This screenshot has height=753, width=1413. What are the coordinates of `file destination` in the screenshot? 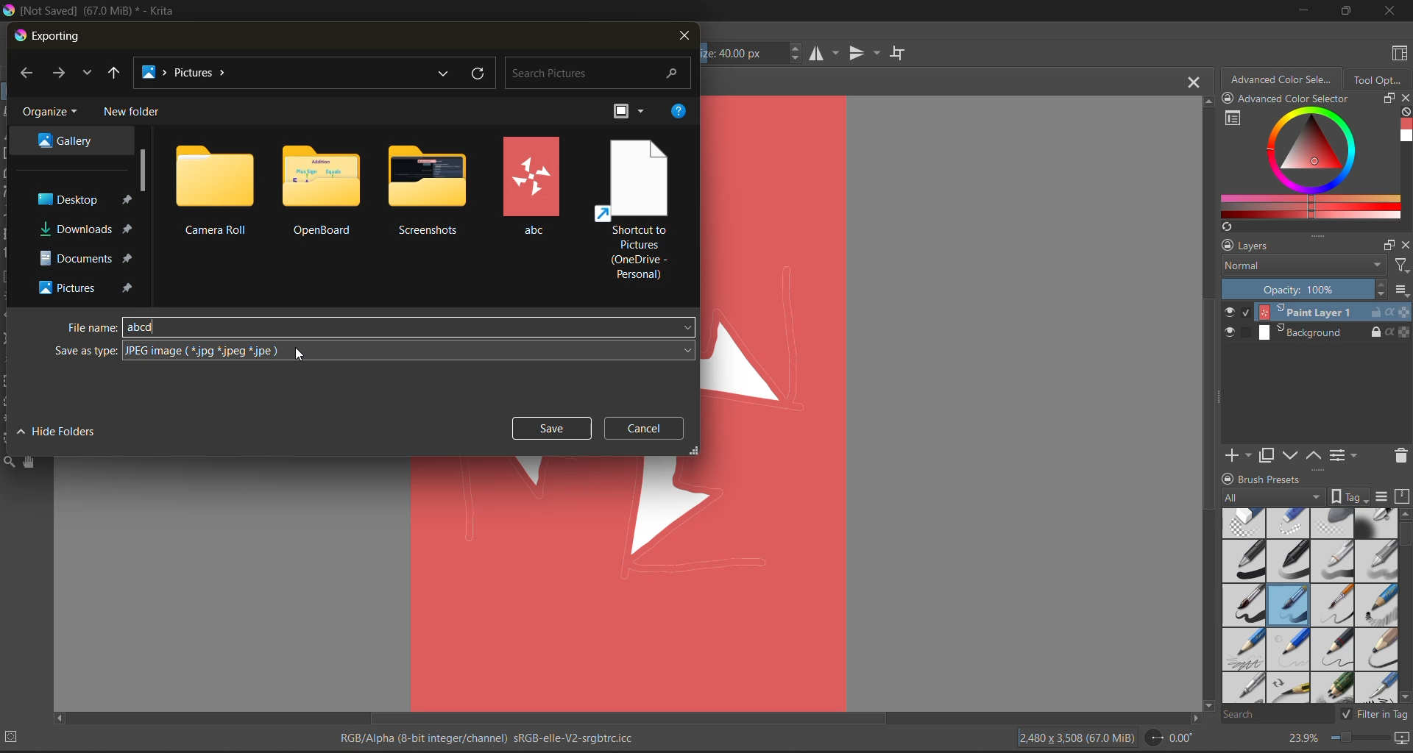 It's located at (82, 198).